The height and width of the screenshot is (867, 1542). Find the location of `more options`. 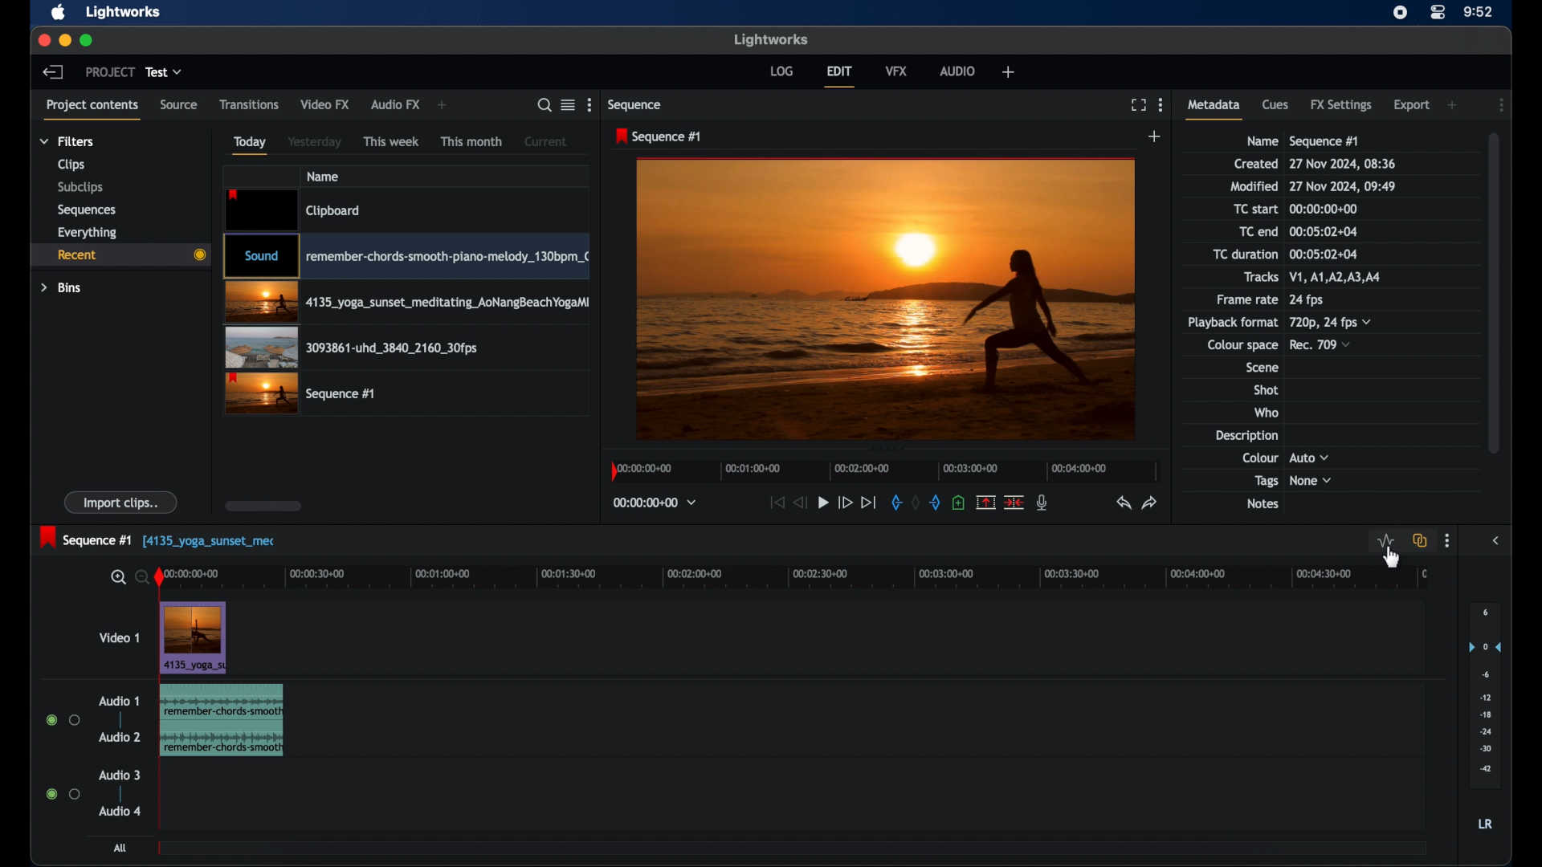

more options is located at coordinates (1161, 105).